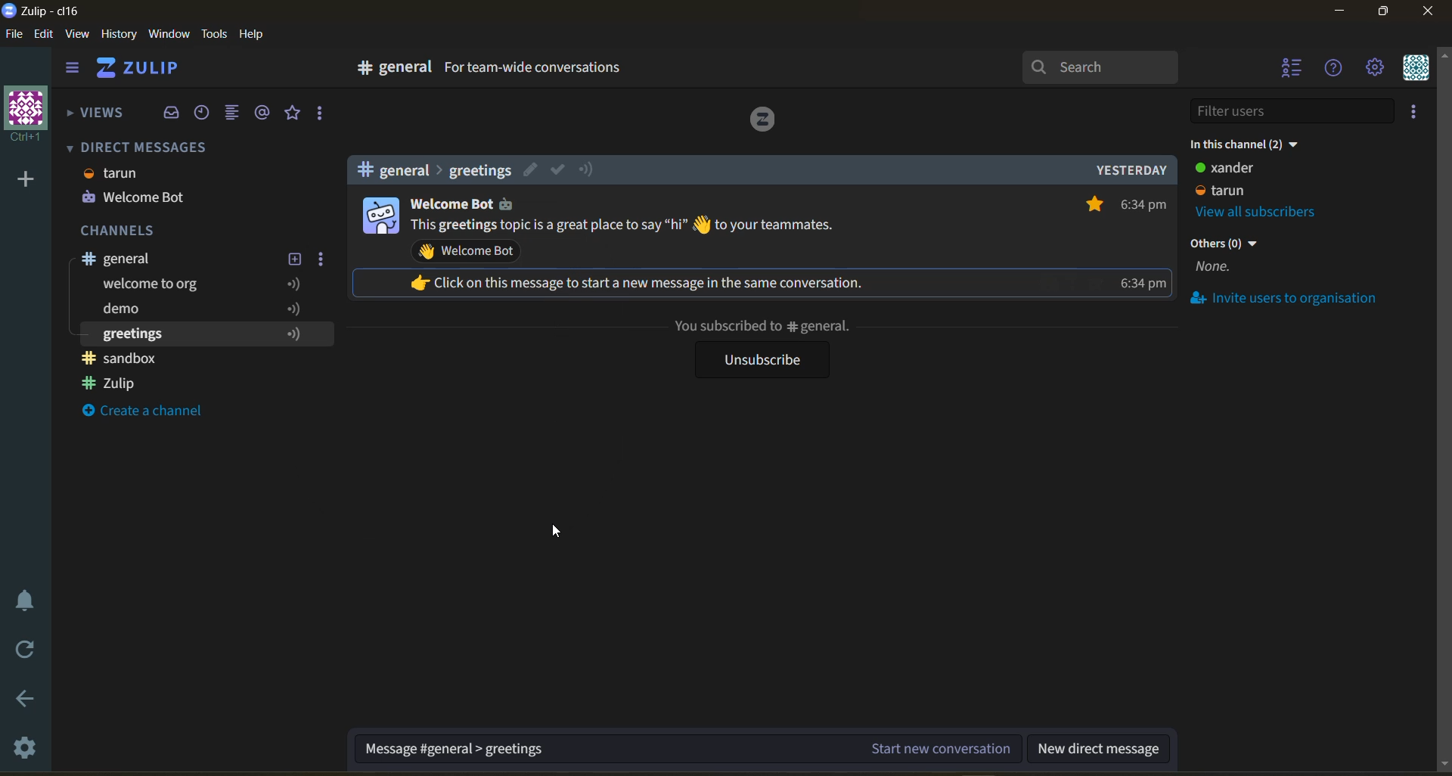 This screenshot has width=1452, height=776. What do you see at coordinates (321, 259) in the screenshot?
I see `settings` at bounding box center [321, 259].